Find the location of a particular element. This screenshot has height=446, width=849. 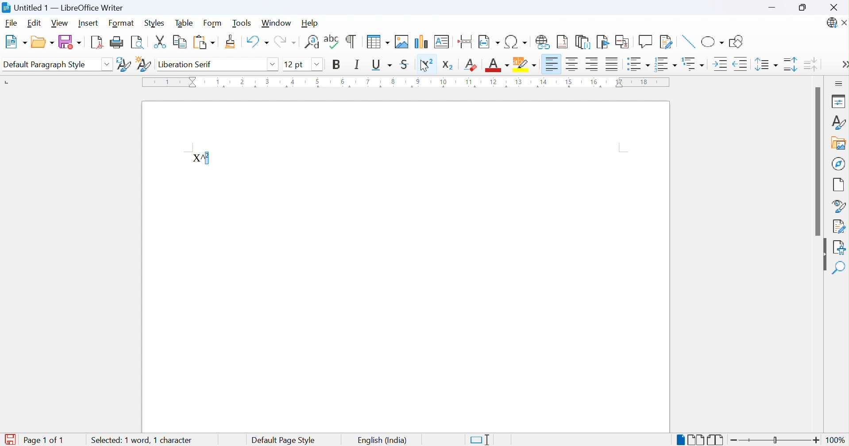

Strikethrough is located at coordinates (405, 64).